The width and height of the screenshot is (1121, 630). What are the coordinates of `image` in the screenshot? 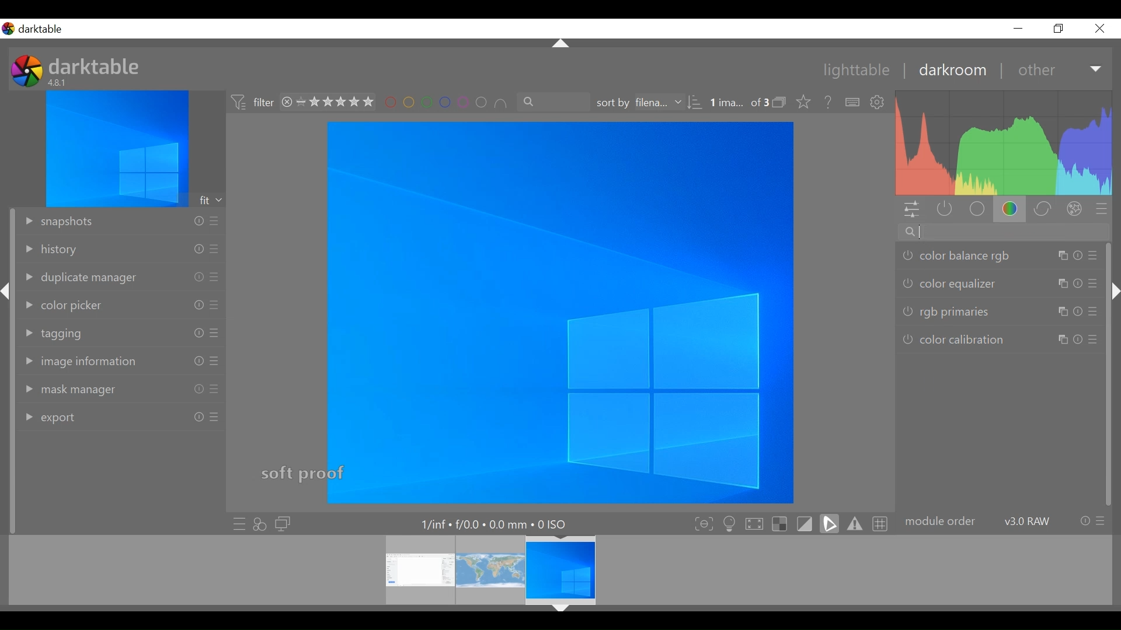 It's located at (560, 312).